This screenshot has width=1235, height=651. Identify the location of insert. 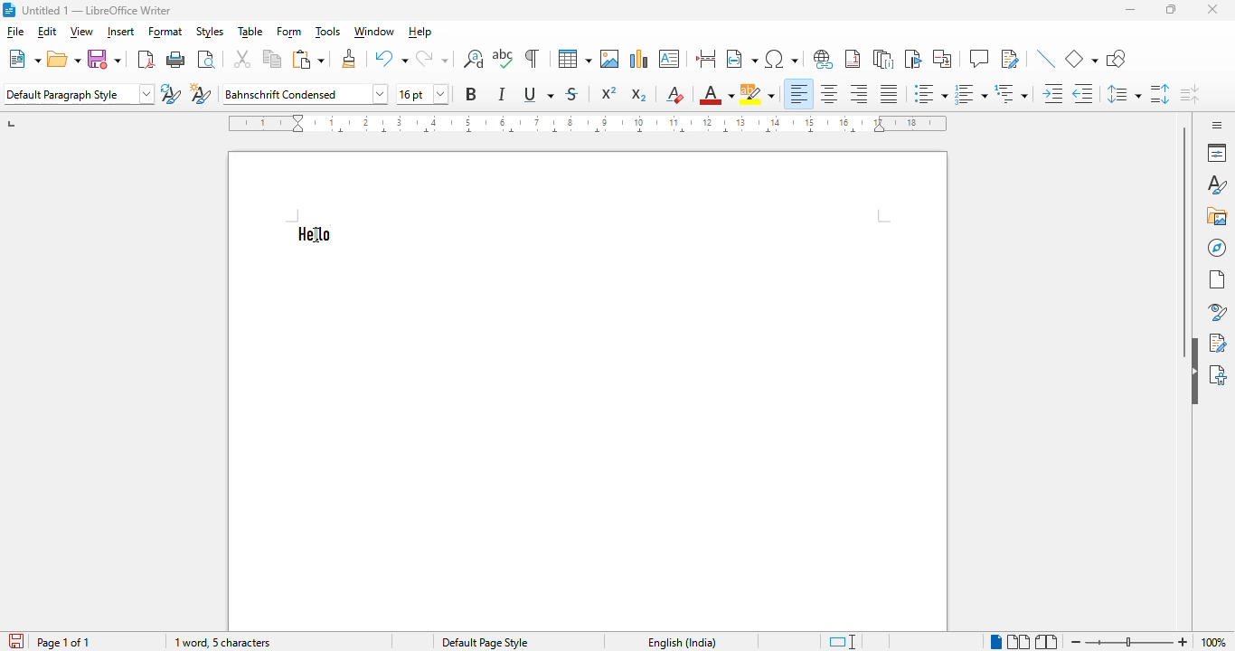
(121, 32).